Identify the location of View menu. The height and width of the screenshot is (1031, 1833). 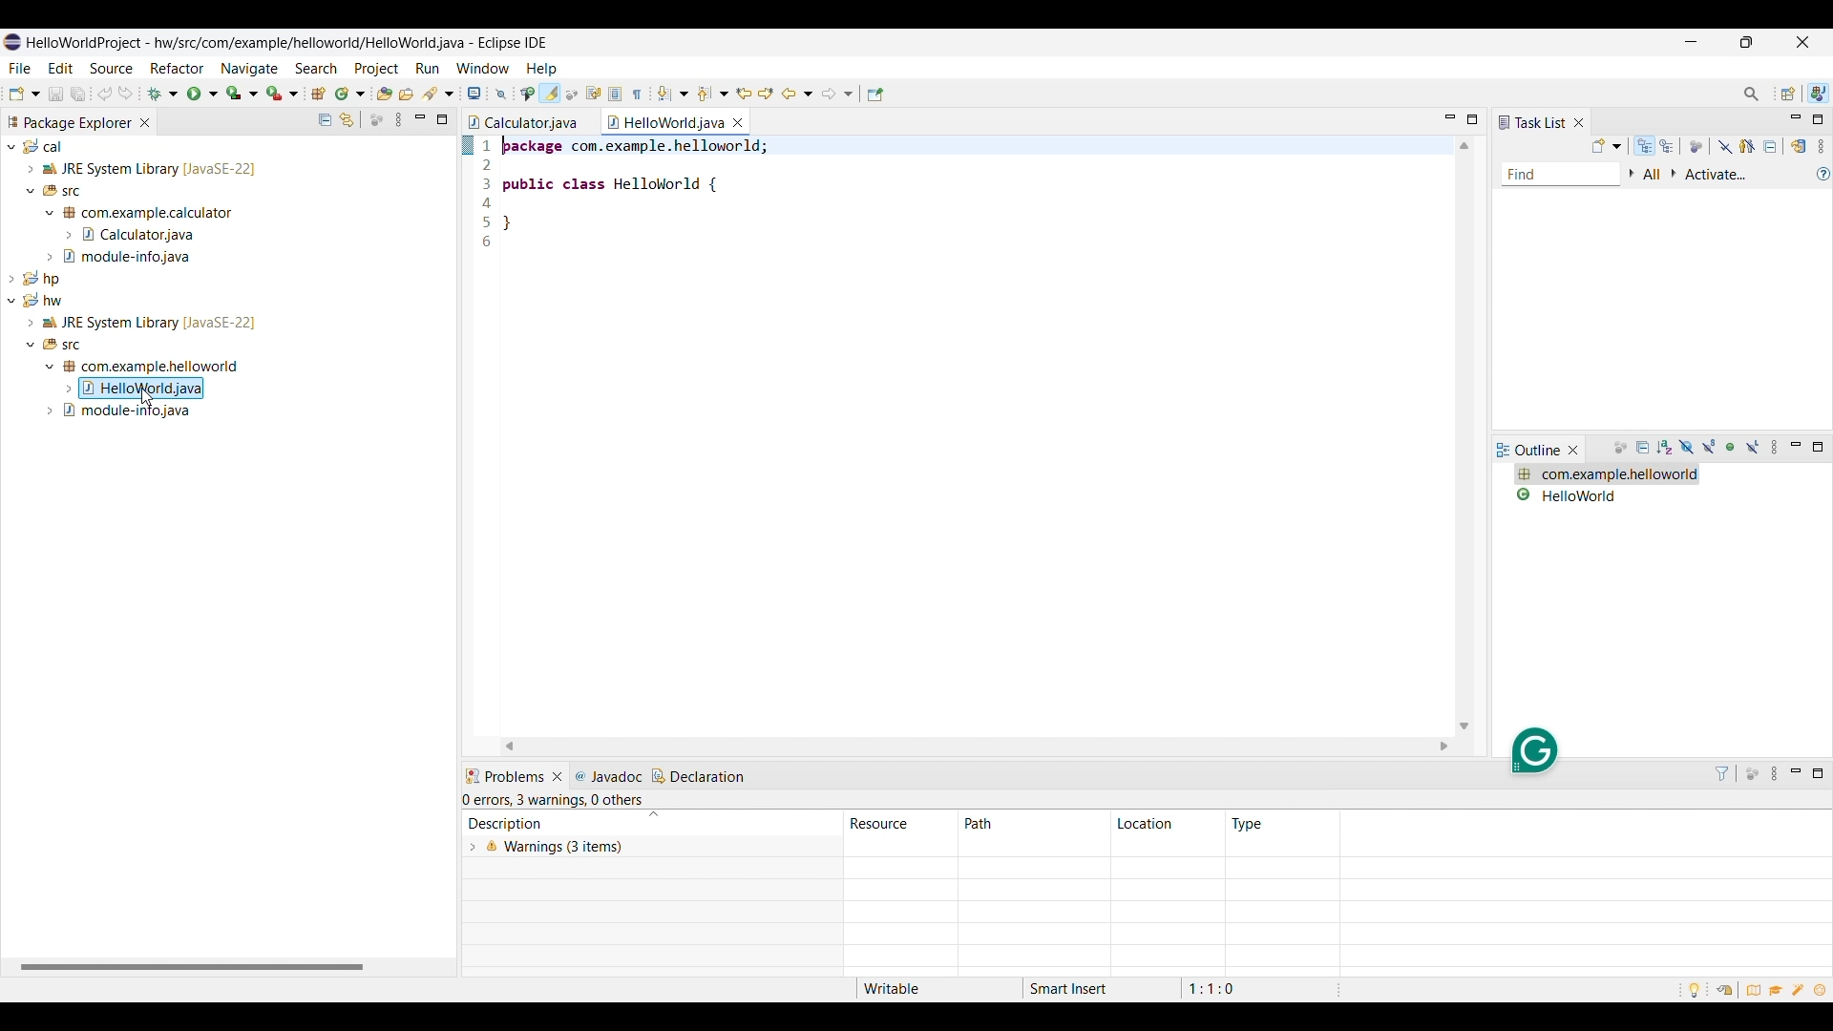
(1777, 774).